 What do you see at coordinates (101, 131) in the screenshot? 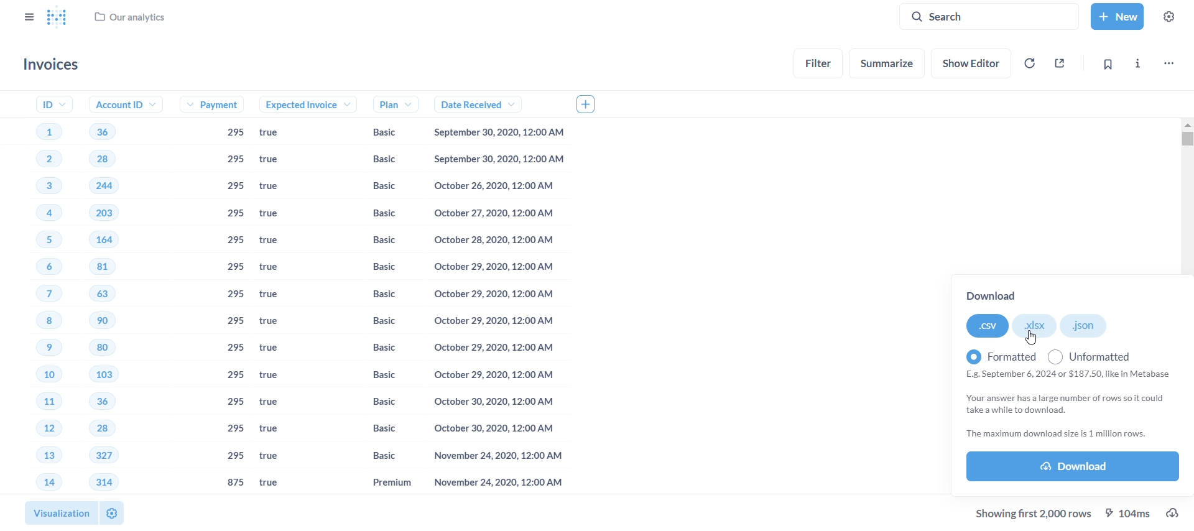
I see `36` at bounding box center [101, 131].